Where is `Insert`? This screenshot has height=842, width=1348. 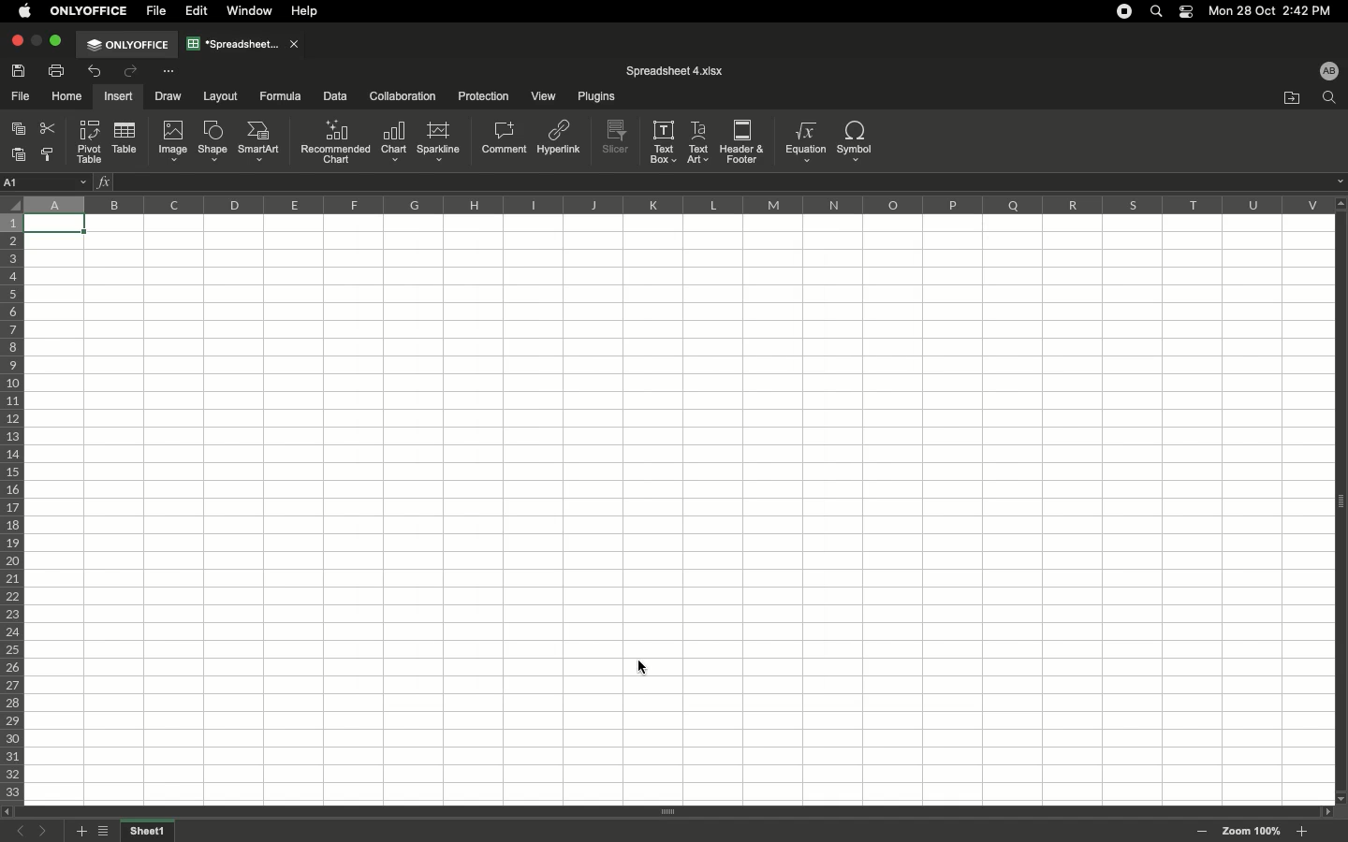 Insert is located at coordinates (117, 96).